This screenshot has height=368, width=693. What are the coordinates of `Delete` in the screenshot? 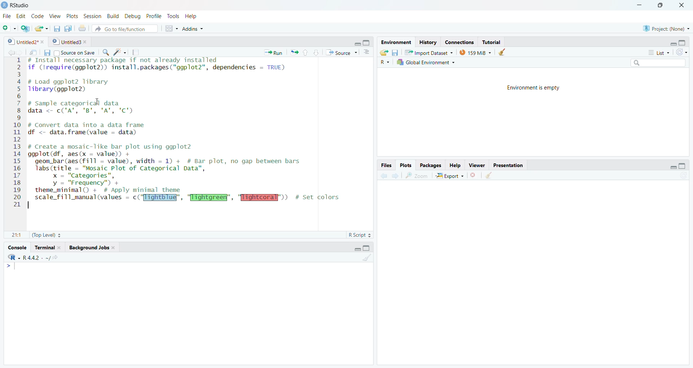 It's located at (474, 175).